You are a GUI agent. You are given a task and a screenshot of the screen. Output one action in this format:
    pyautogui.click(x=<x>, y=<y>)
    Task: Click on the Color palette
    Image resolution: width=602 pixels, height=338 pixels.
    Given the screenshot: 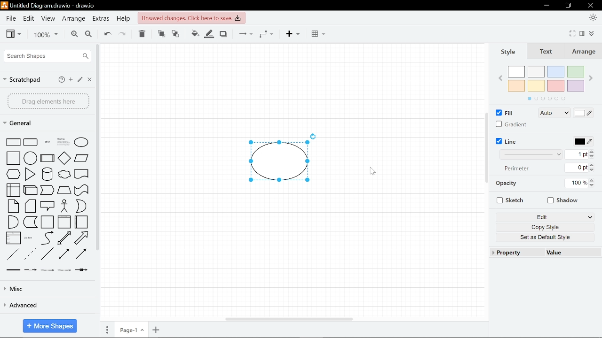 What is the action you would take?
    pyautogui.click(x=547, y=78)
    